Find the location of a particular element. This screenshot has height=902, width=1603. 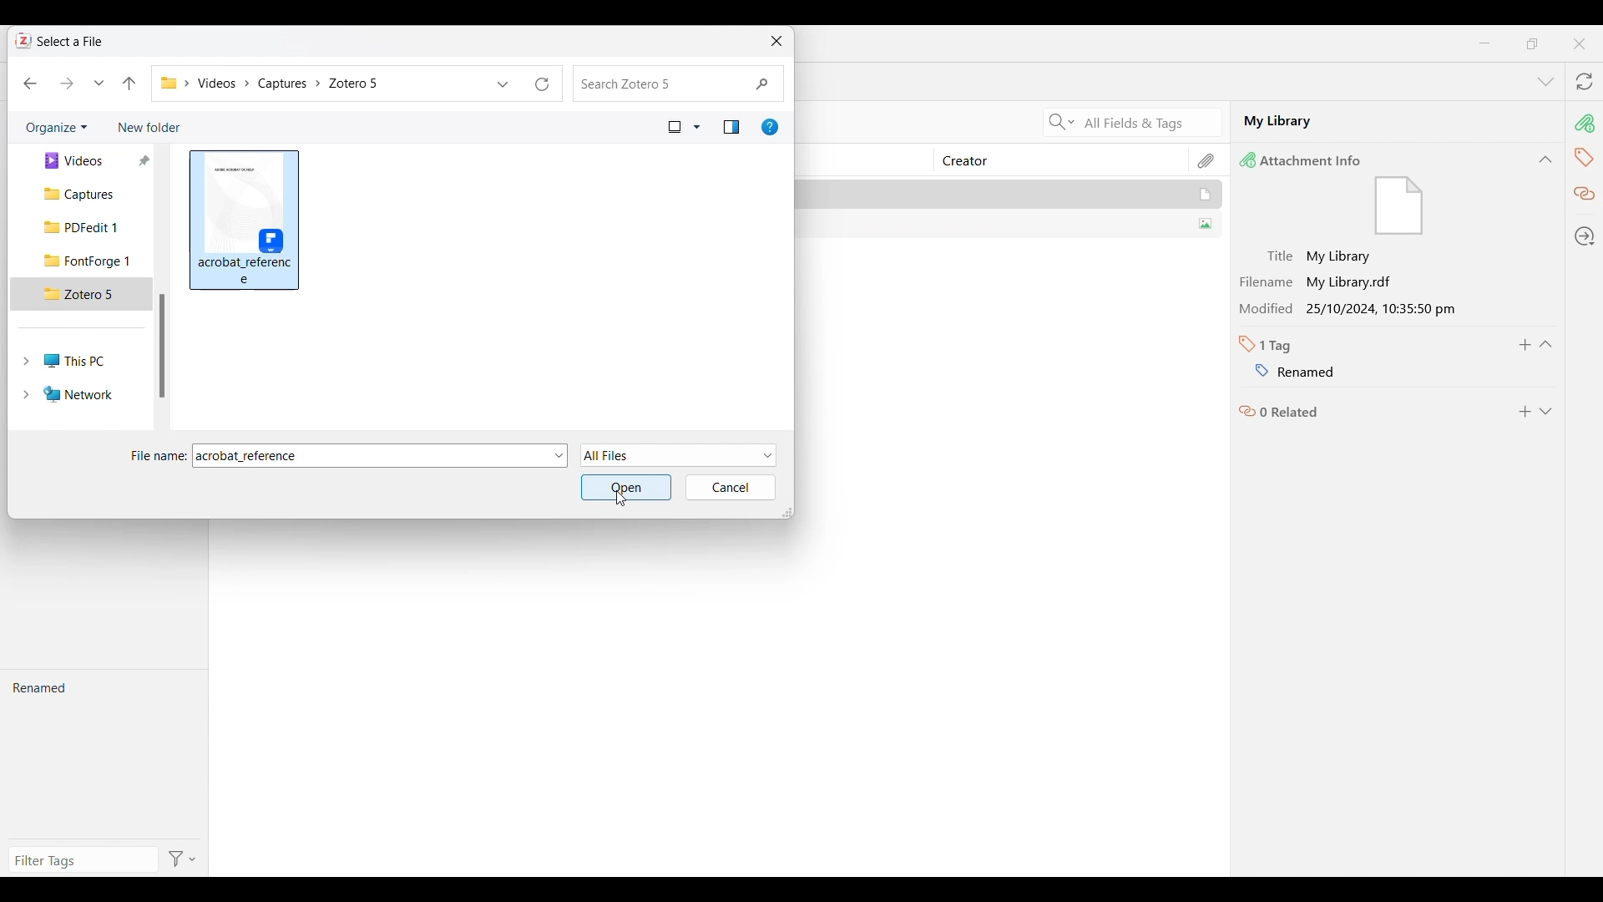

Related is located at coordinates (1585, 195).